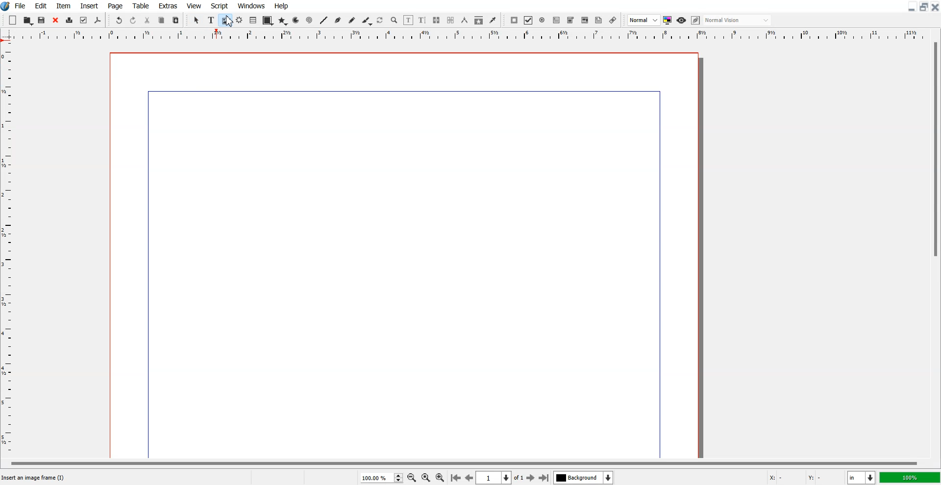 This screenshot has width=941, height=485. I want to click on Render frame, so click(239, 20).